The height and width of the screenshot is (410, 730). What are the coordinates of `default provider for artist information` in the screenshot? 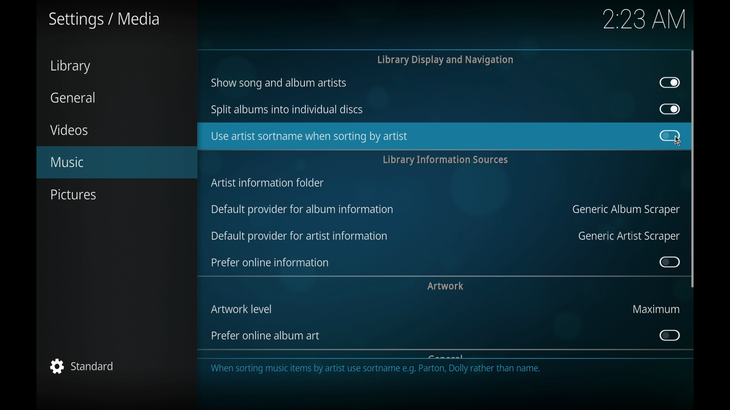 It's located at (299, 236).